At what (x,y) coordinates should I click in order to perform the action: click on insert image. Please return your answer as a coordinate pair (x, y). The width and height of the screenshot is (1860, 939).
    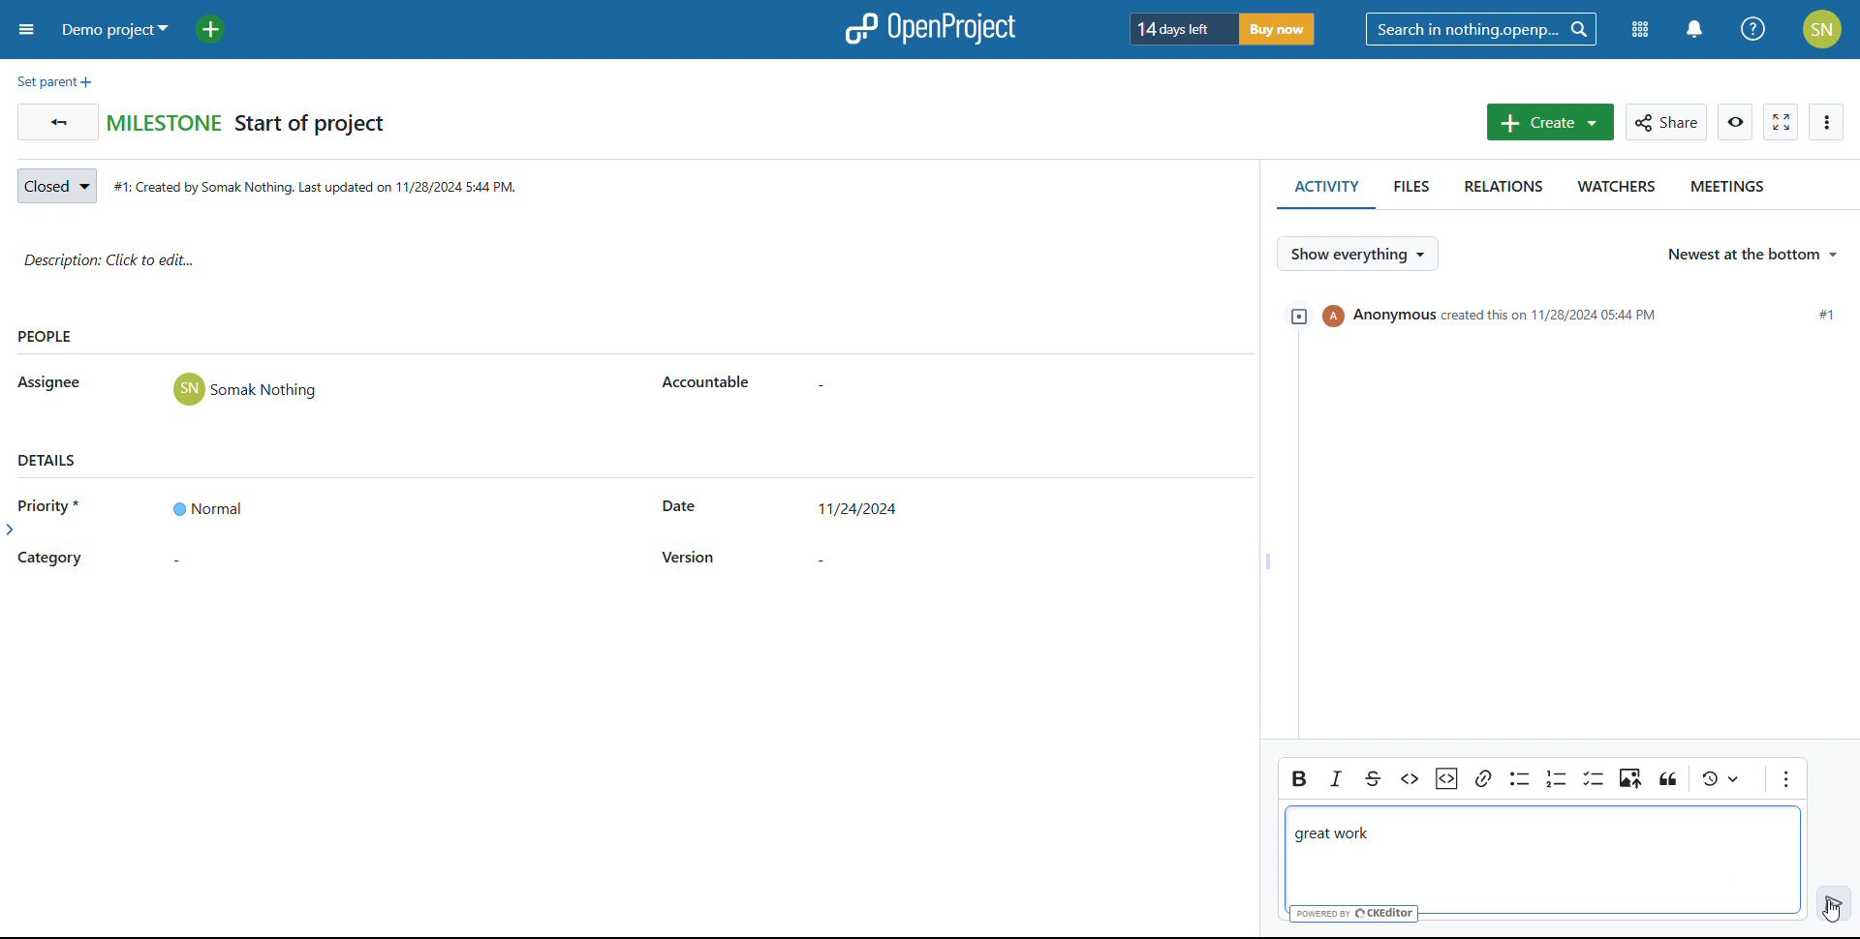
    Looking at the image, I should click on (1631, 779).